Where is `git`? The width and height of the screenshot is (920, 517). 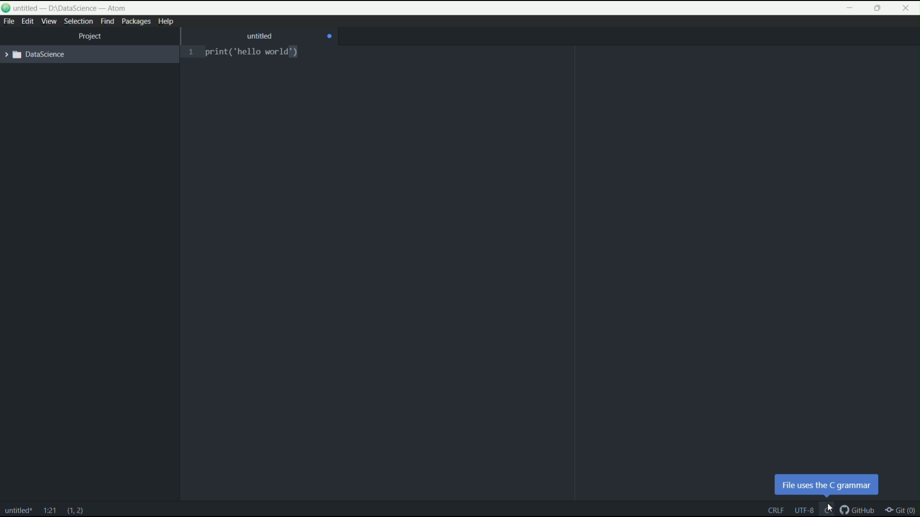
git is located at coordinates (903, 511).